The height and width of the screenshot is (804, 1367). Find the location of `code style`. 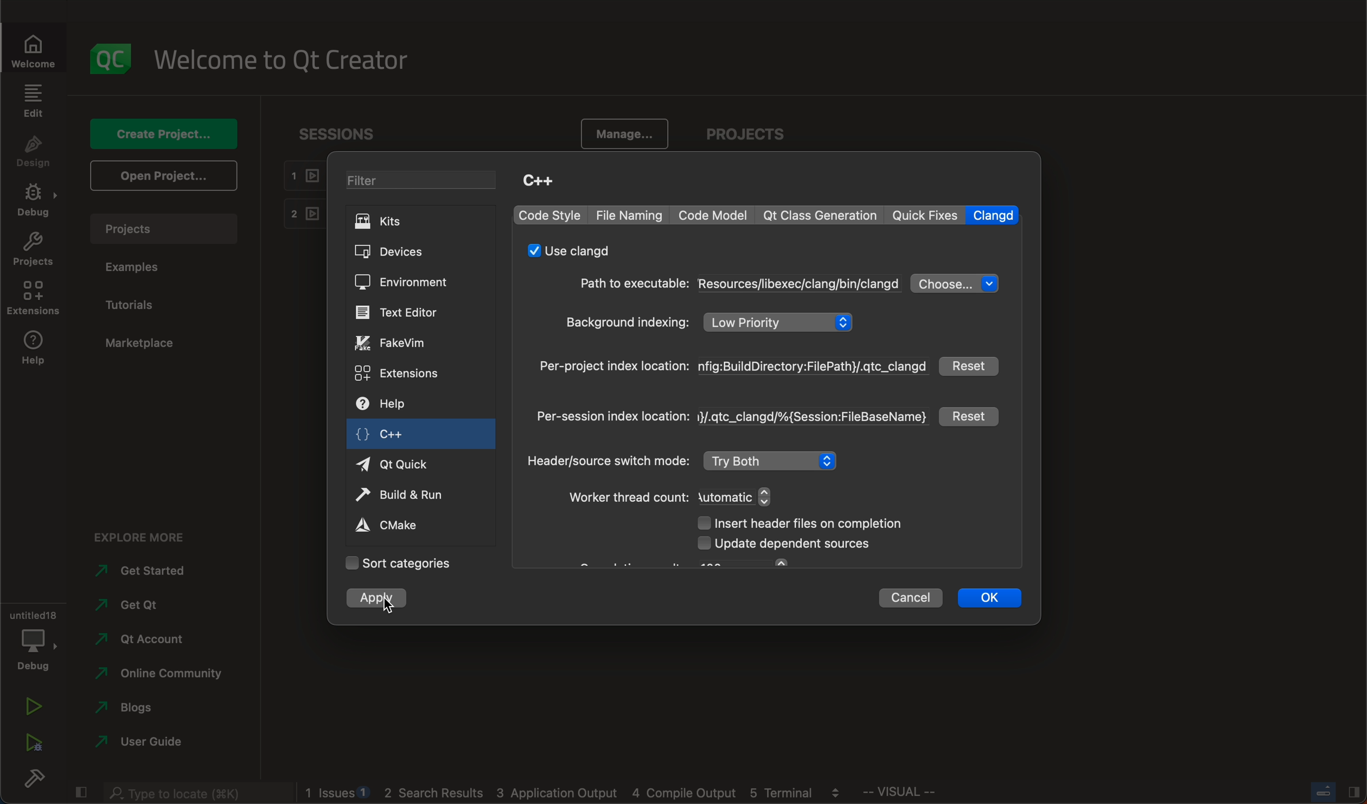

code style is located at coordinates (550, 215).